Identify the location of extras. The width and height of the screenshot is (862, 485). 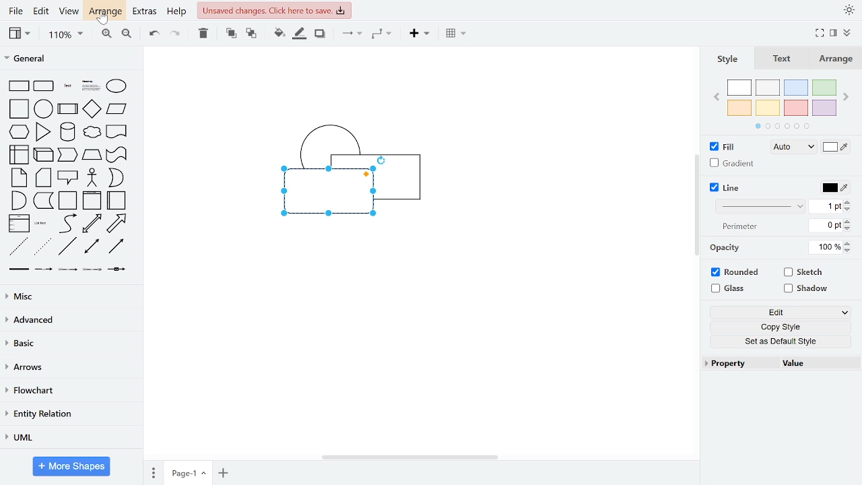
(145, 13).